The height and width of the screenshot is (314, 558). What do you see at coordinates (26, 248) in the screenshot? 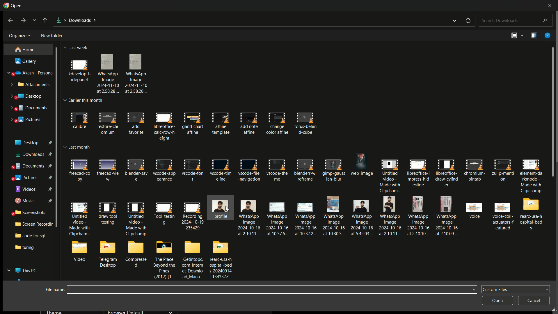
I see `turing` at bounding box center [26, 248].